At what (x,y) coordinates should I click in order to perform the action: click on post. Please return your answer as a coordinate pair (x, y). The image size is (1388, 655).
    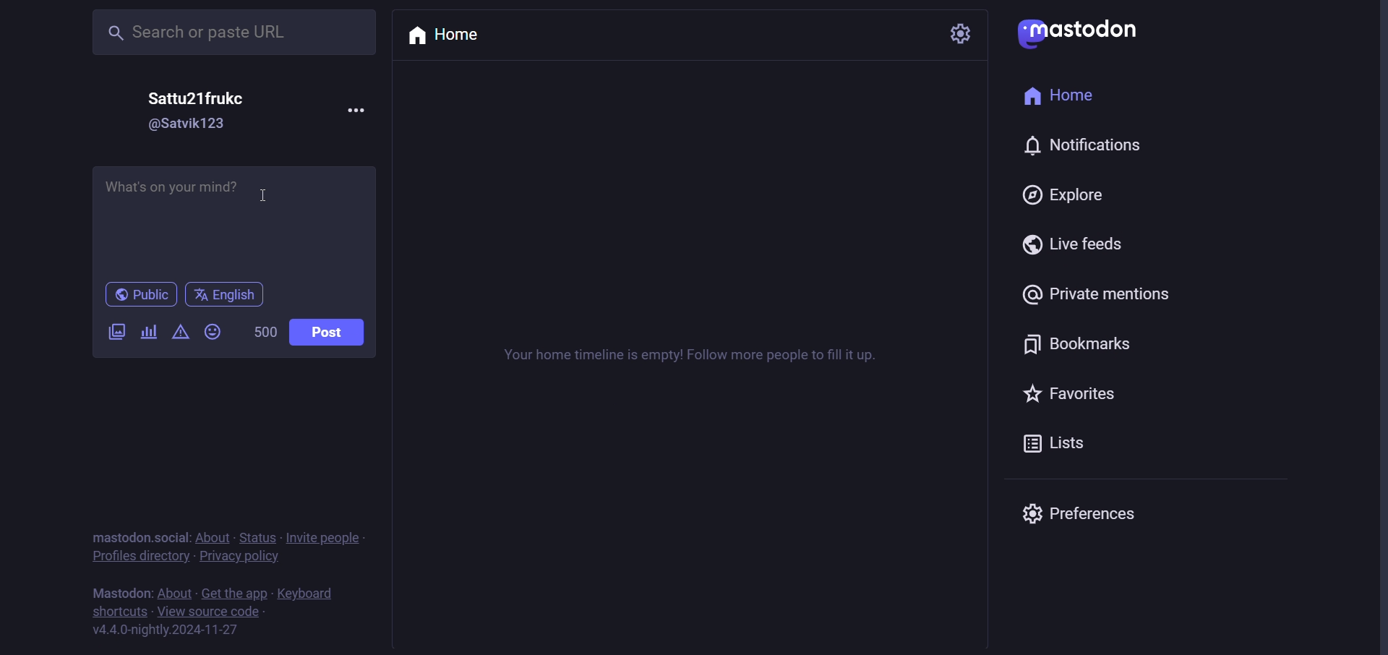
    Looking at the image, I should click on (328, 333).